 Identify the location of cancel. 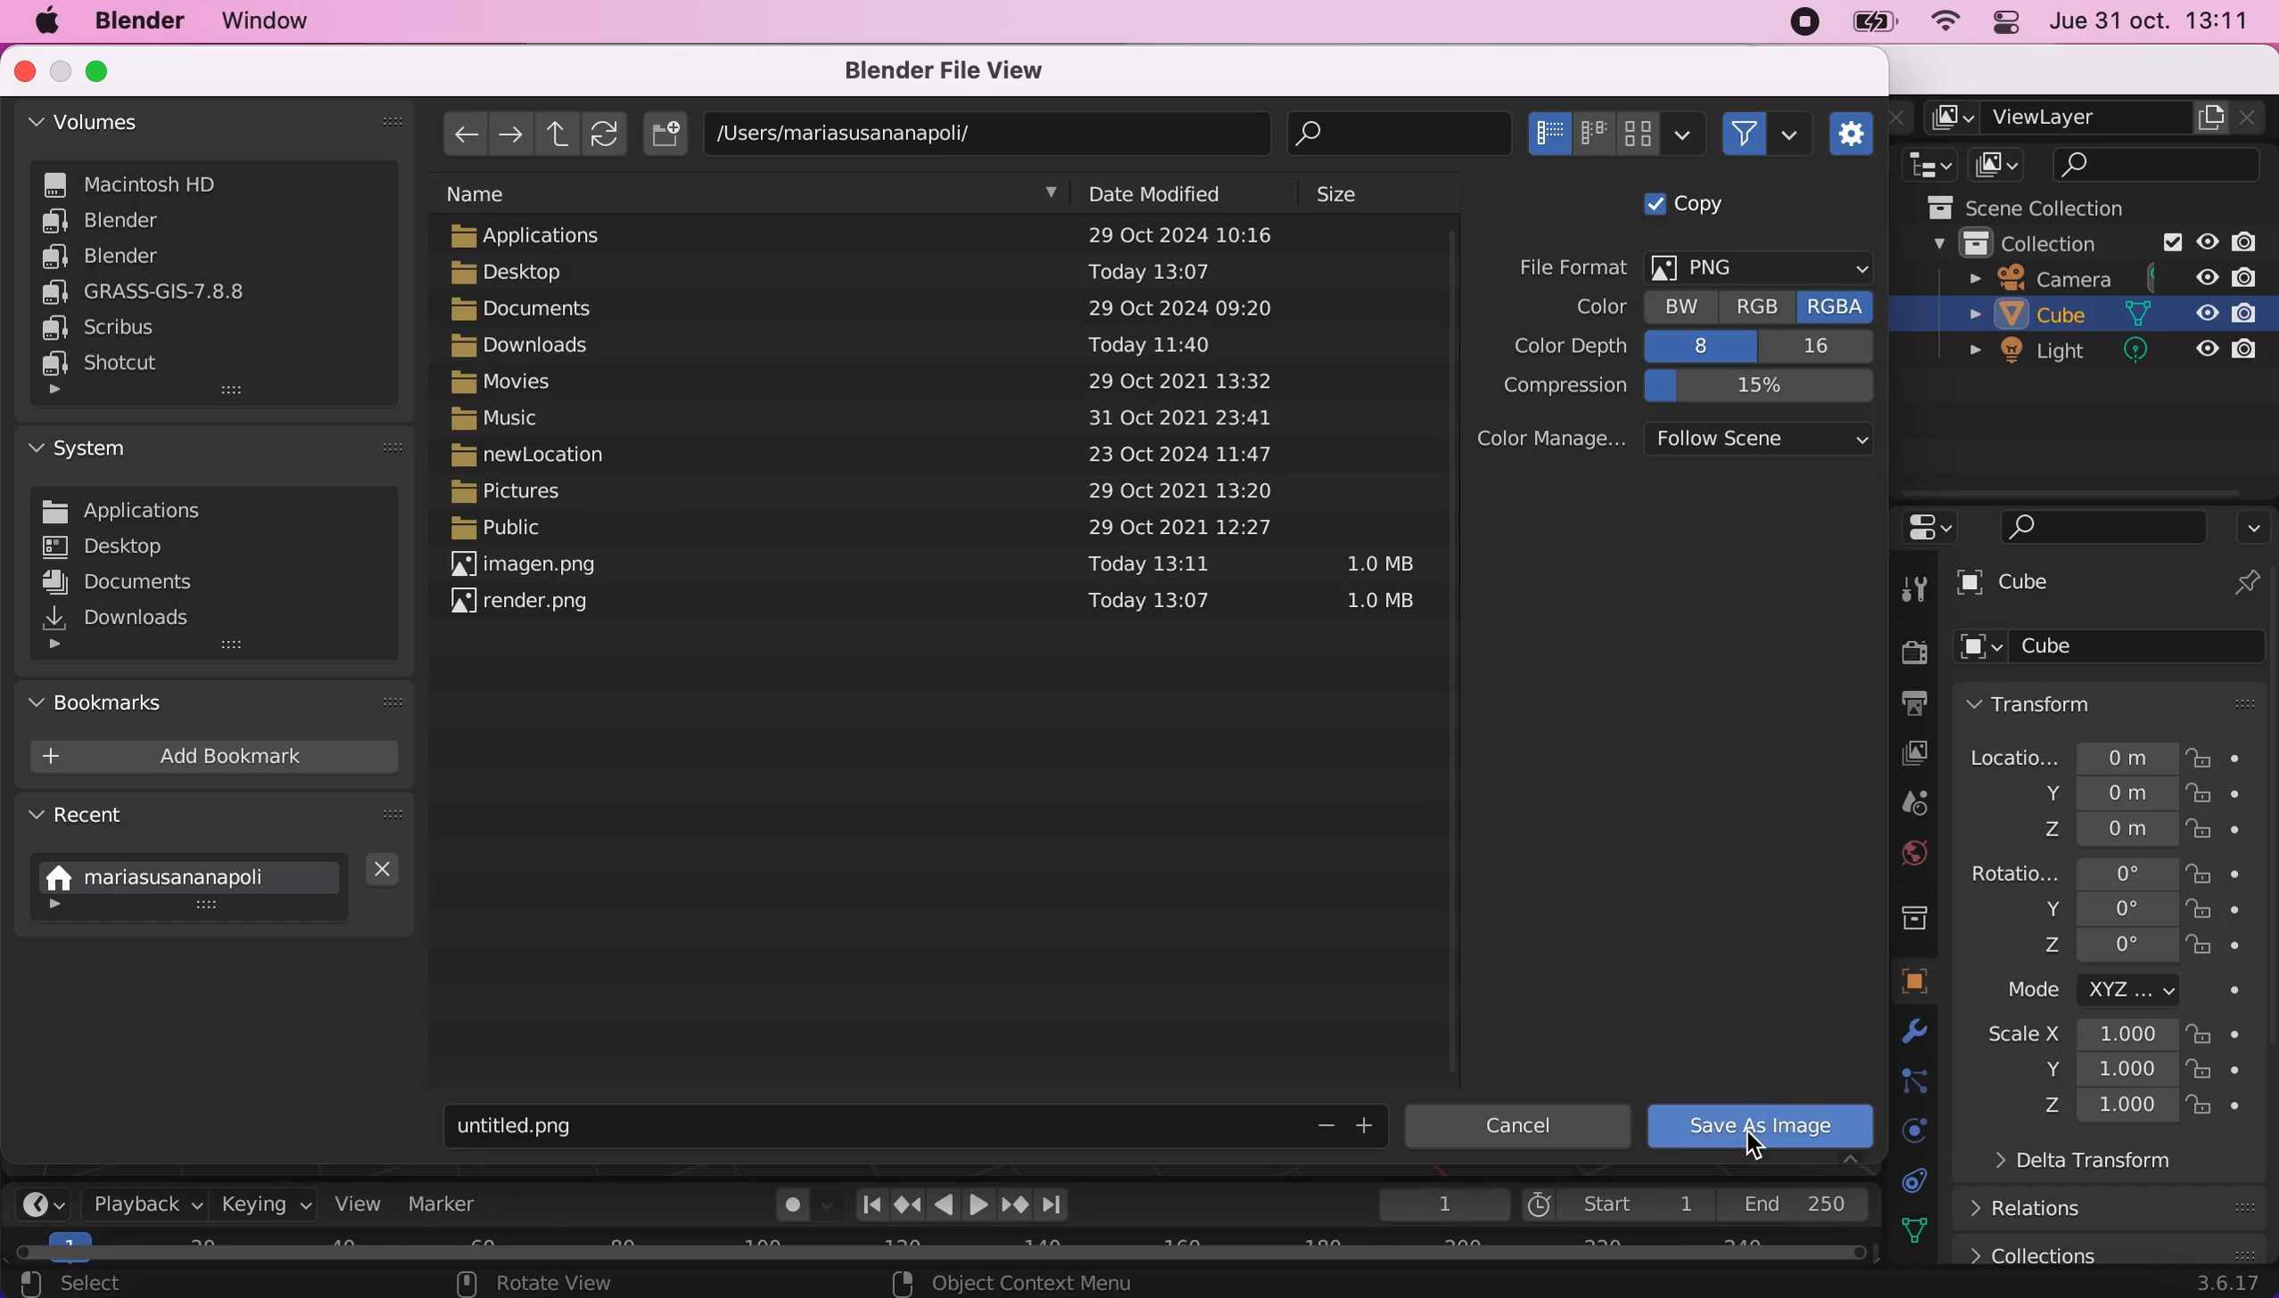
(1518, 1127).